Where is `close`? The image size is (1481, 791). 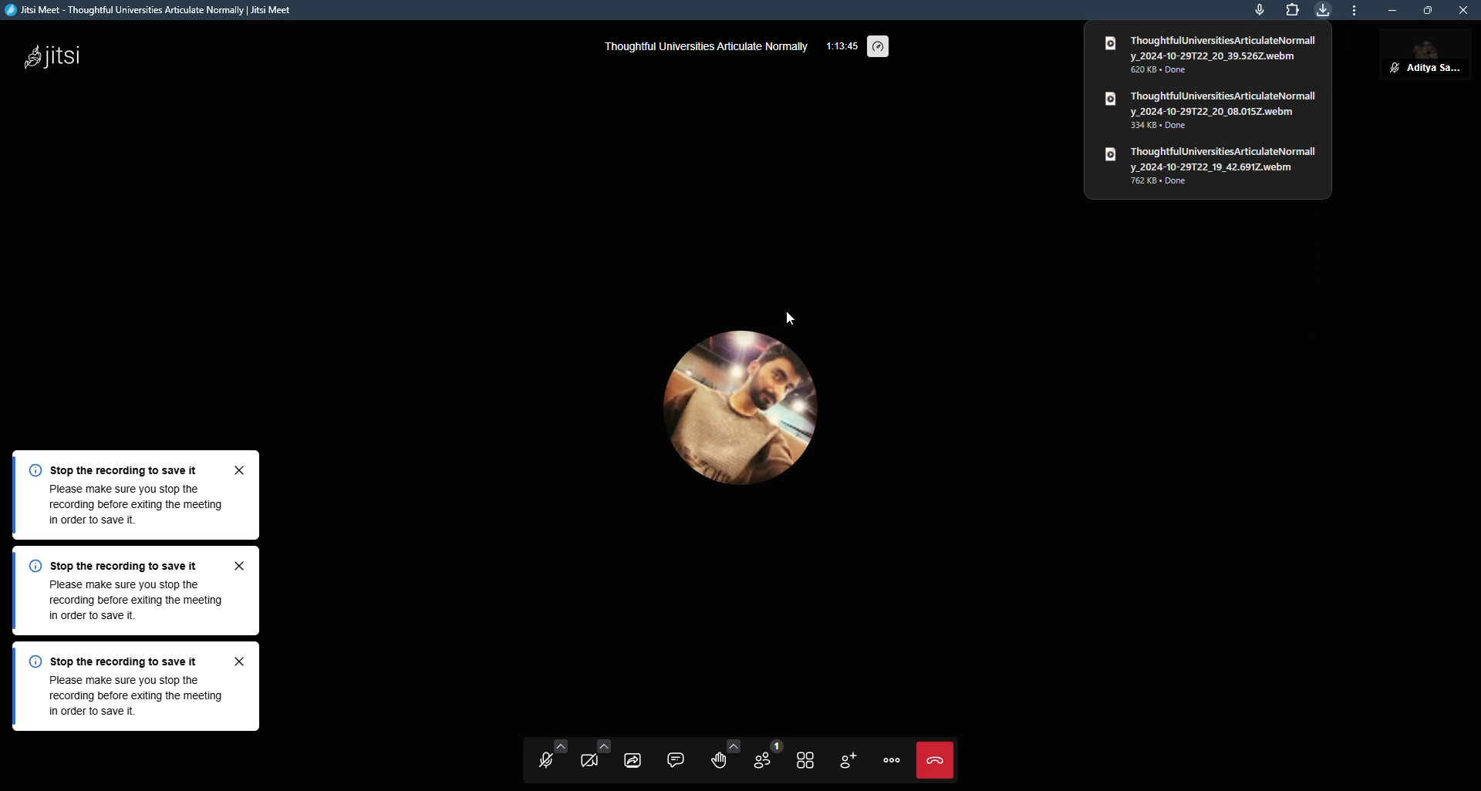
close is located at coordinates (241, 662).